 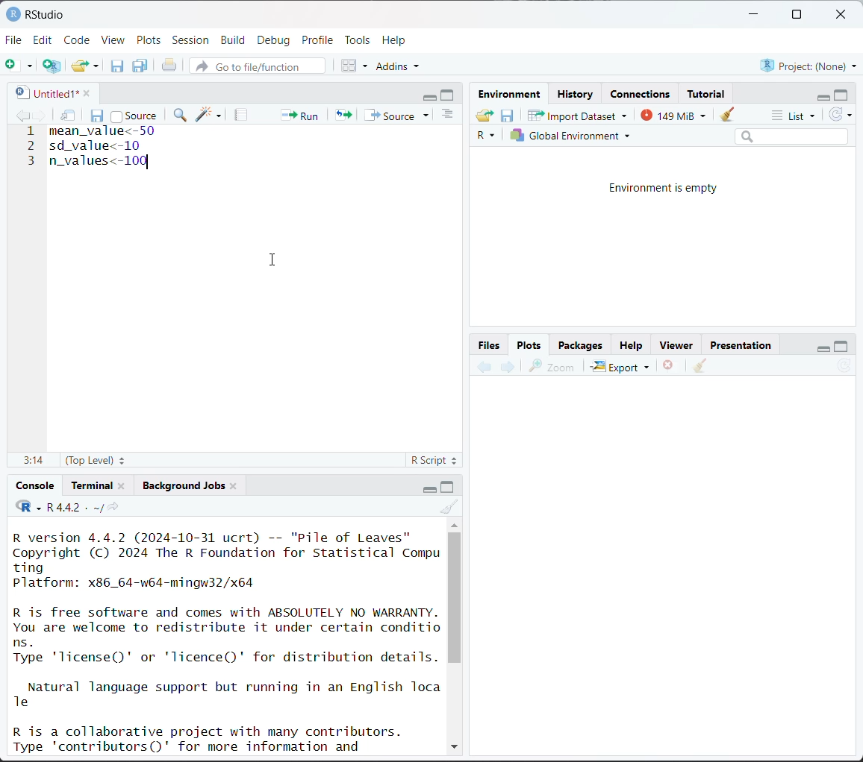 What do you see at coordinates (19, 66) in the screenshot?
I see `new file` at bounding box center [19, 66].